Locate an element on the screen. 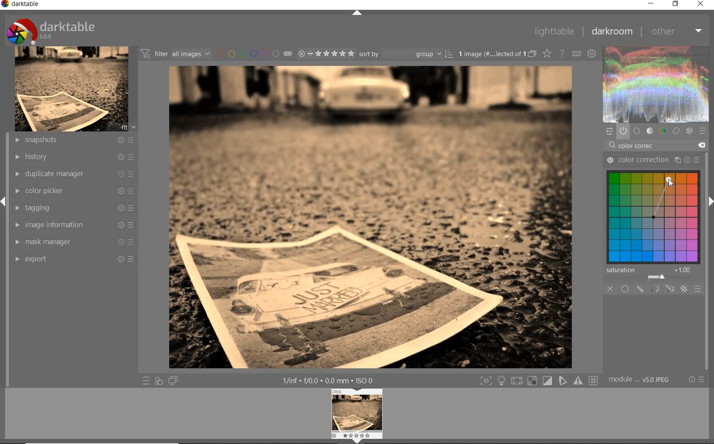  tagging is located at coordinates (73, 209).